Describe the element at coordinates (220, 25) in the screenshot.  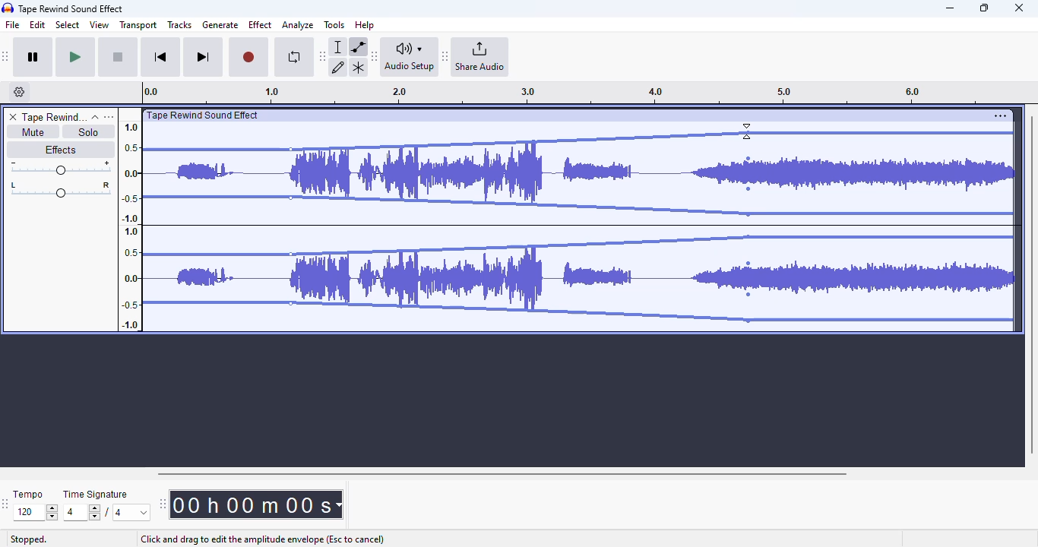
I see `generate` at that location.